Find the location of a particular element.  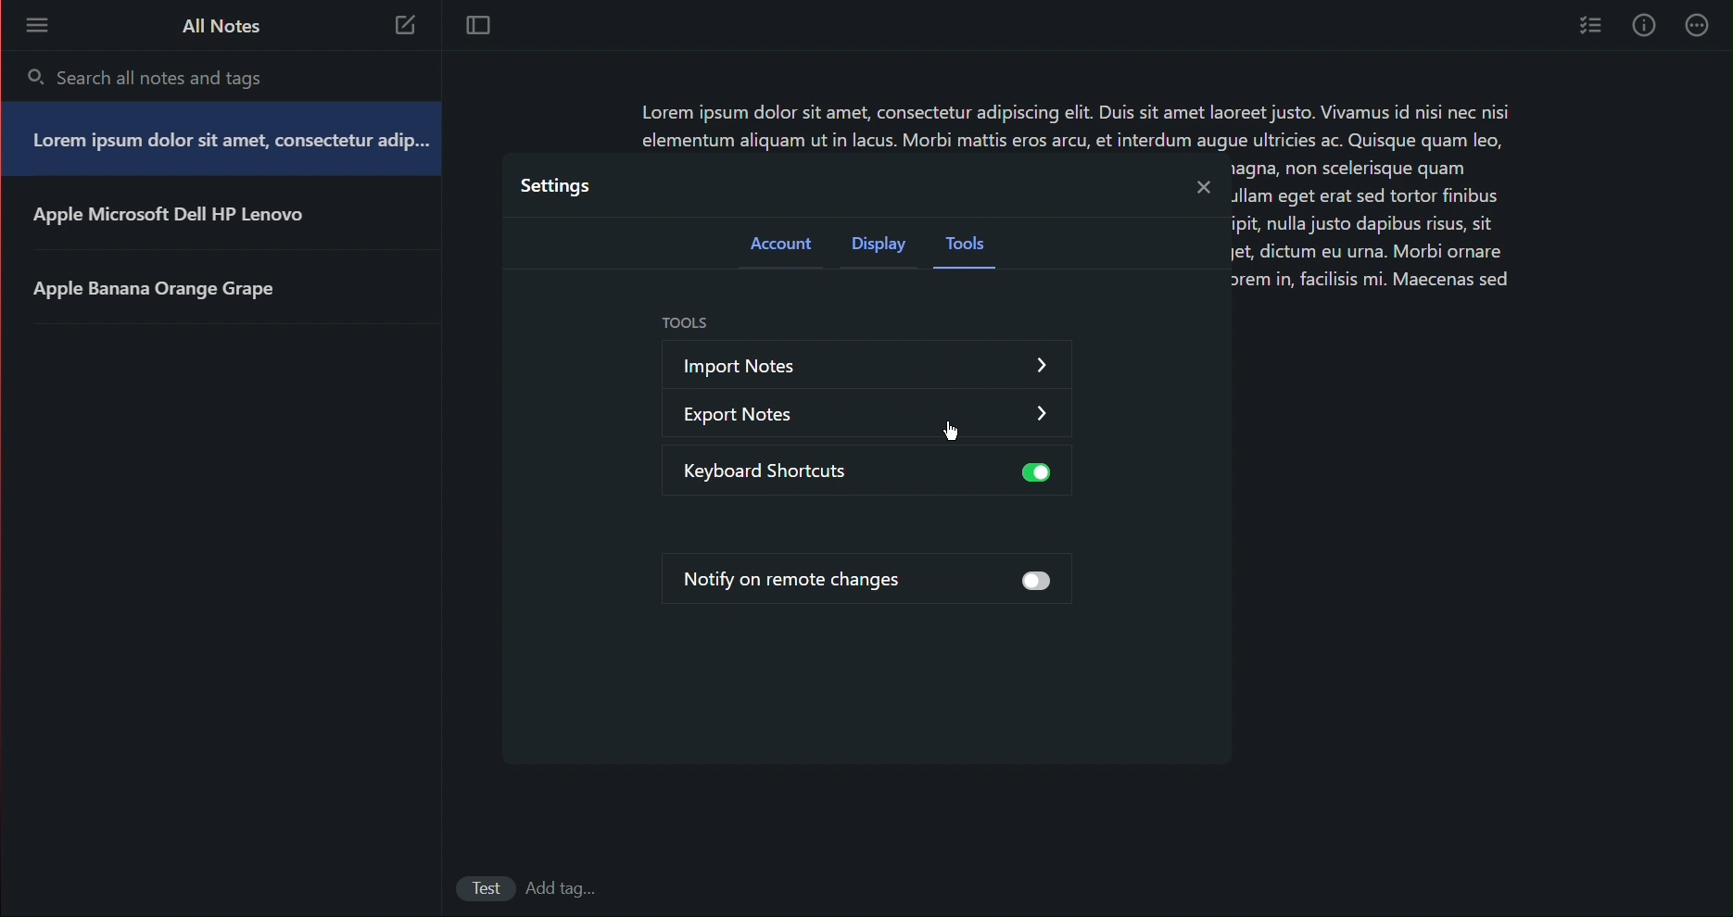

Apple Banana Orange Grape is located at coordinates (163, 287).